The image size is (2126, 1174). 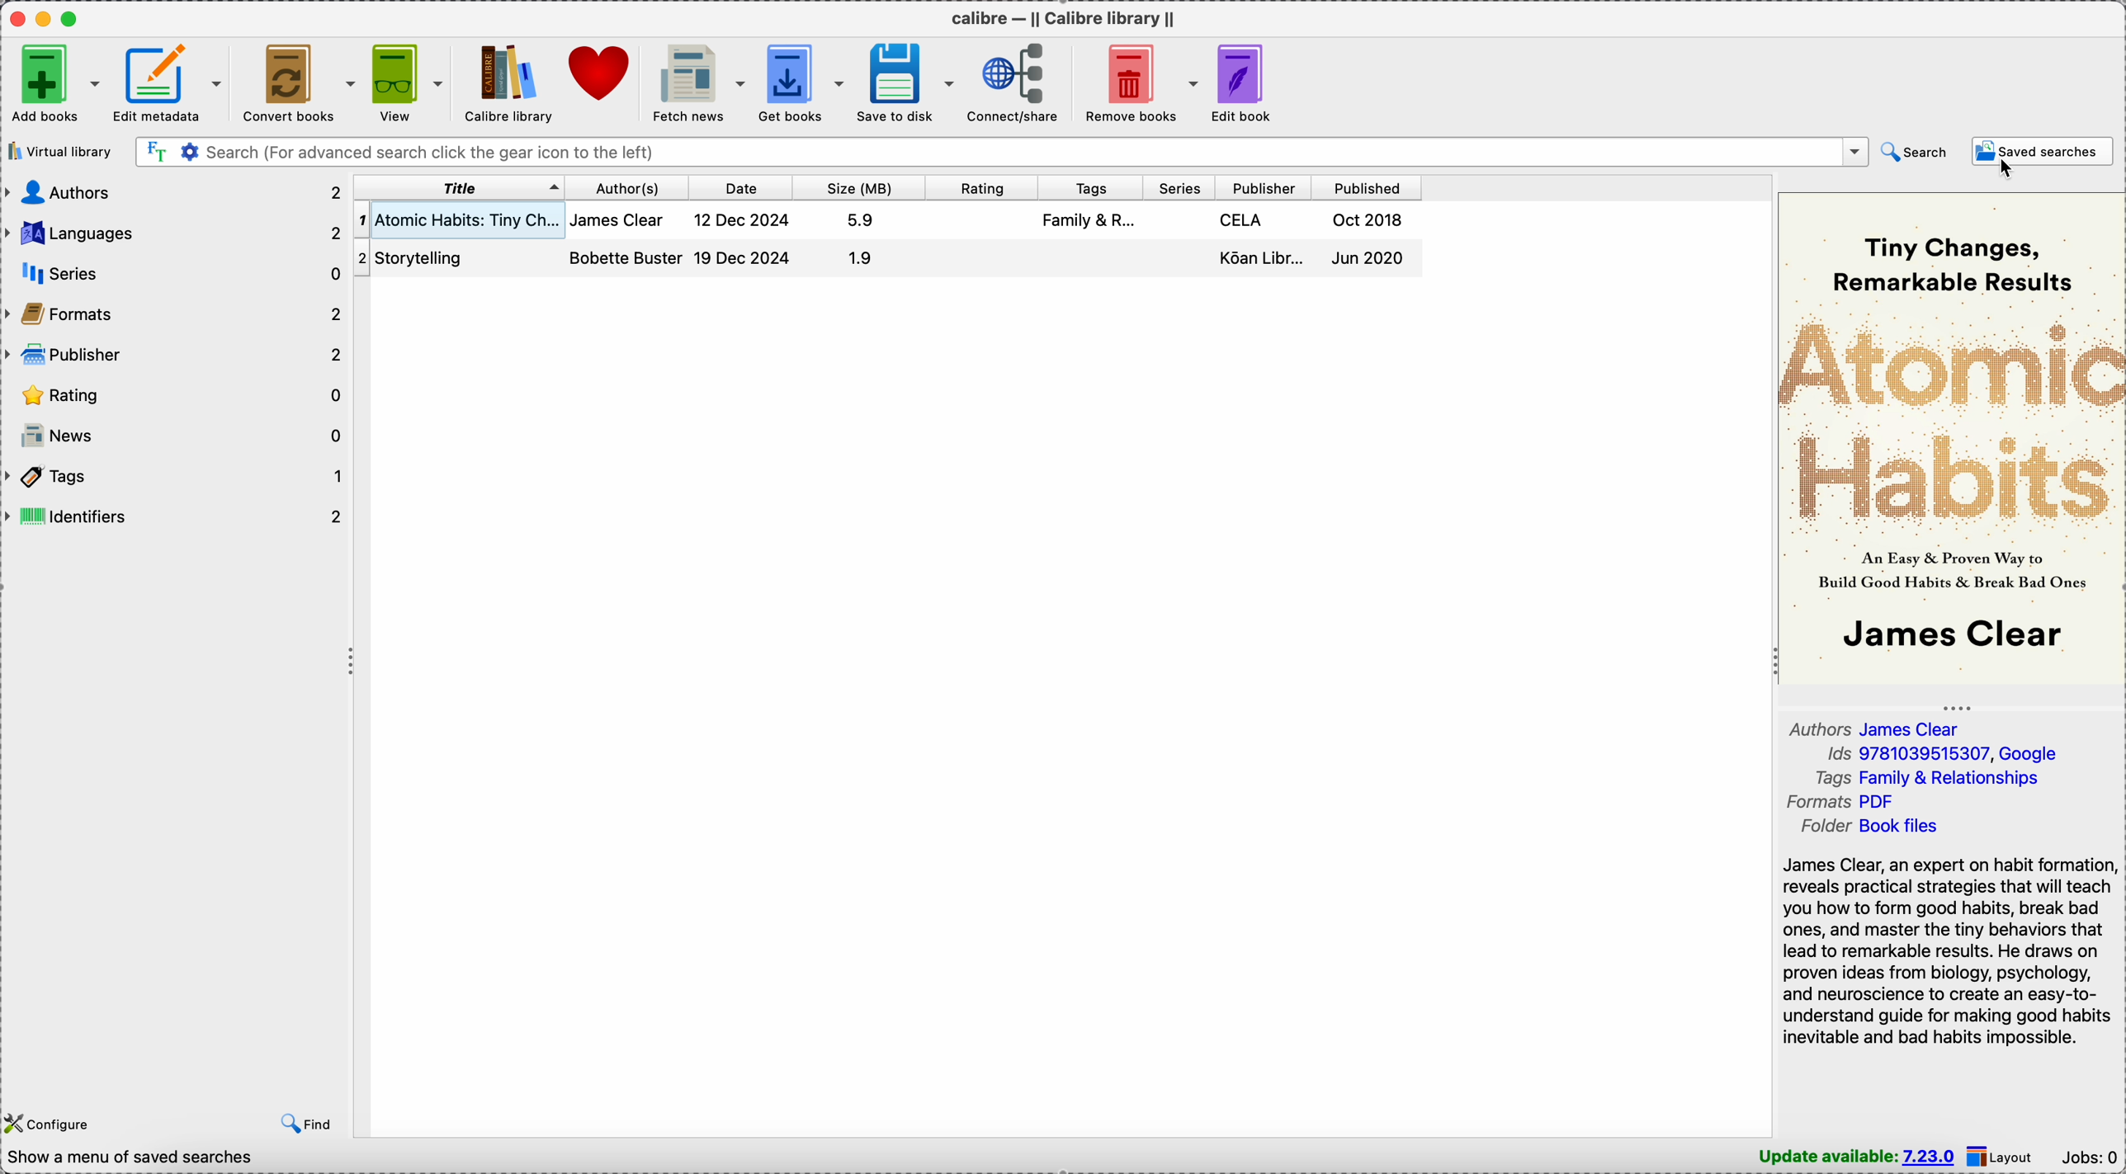 I want to click on cursor, so click(x=2005, y=170).